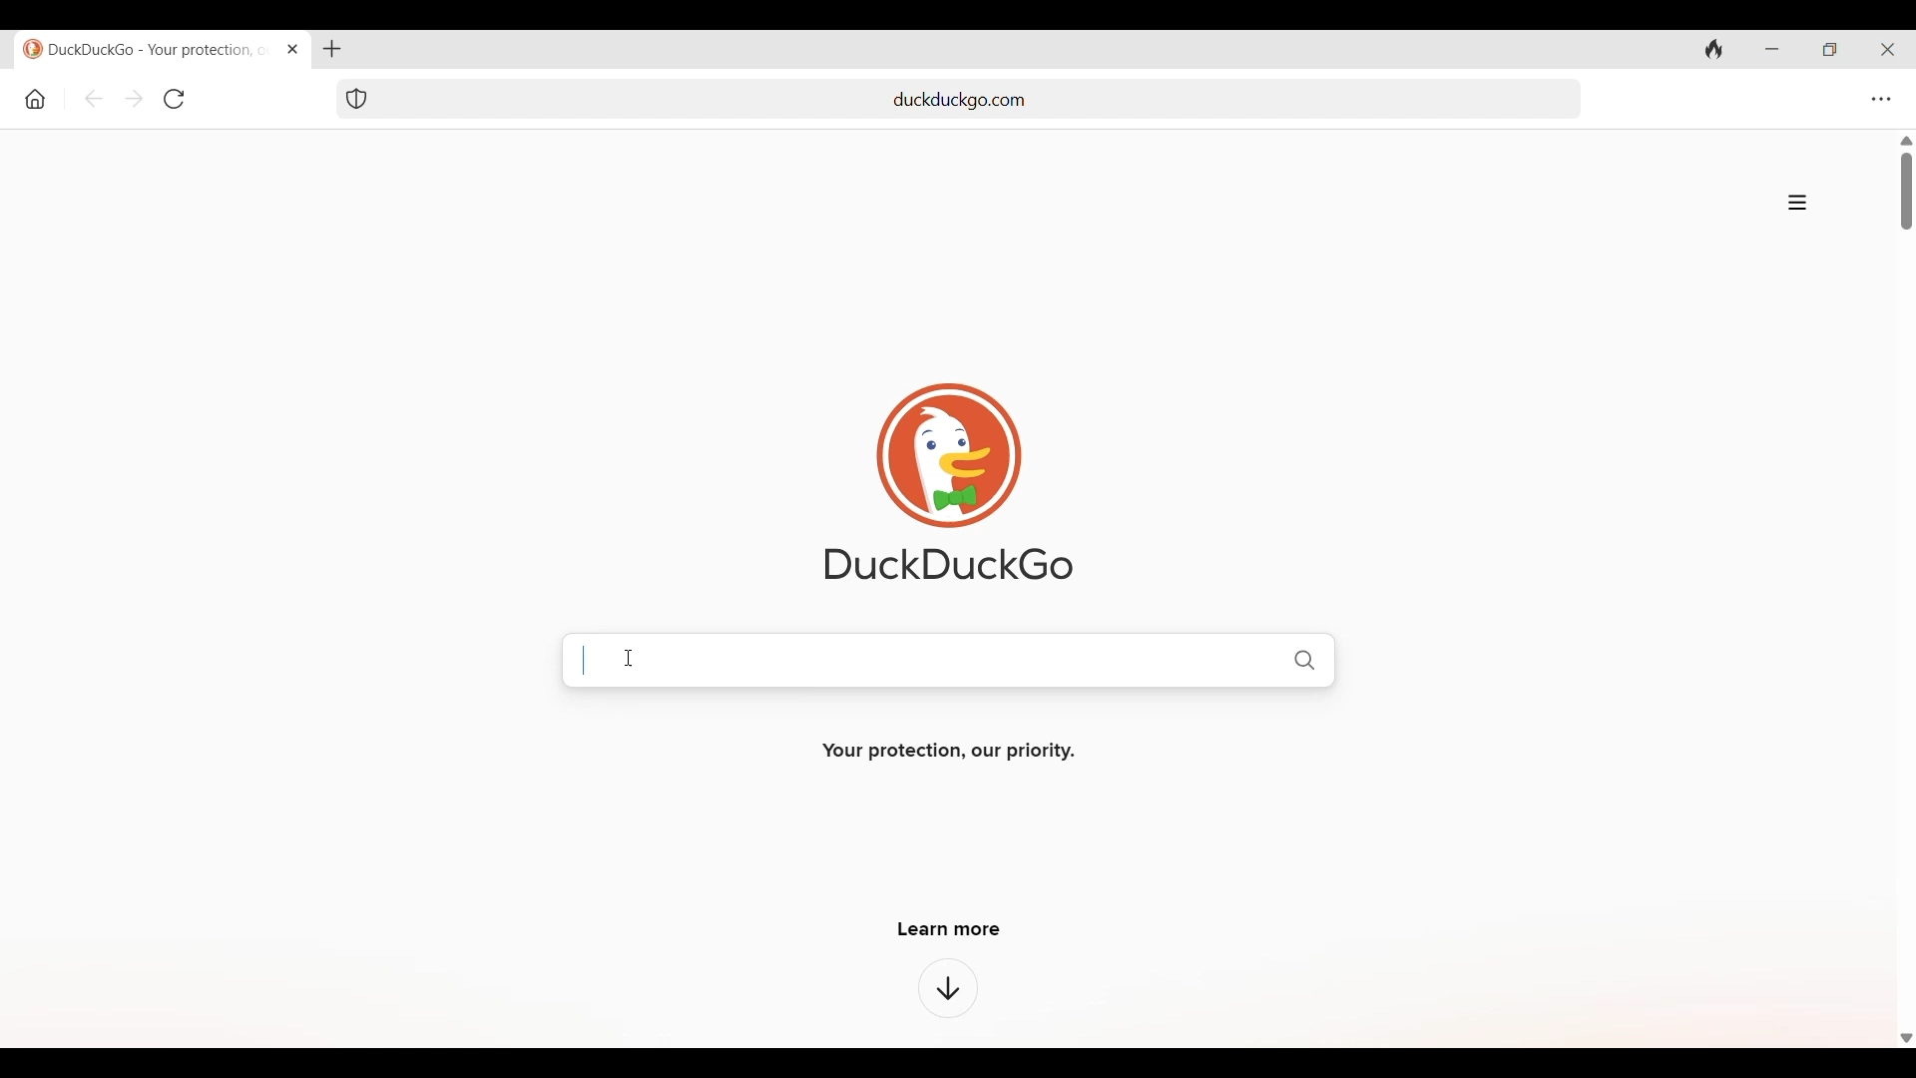  I want to click on Learn more, so click(949, 928).